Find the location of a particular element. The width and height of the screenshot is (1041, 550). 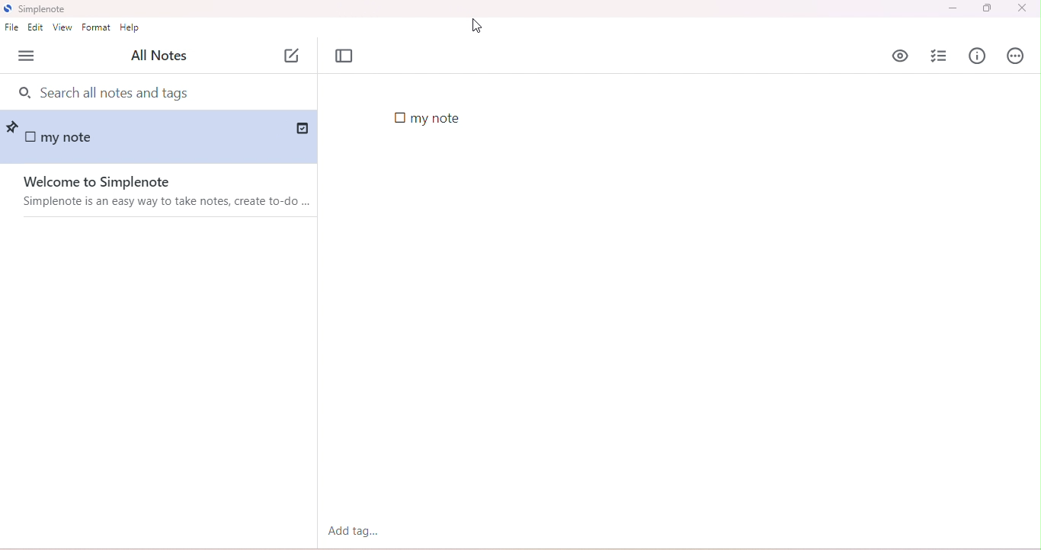

saved is located at coordinates (300, 127).